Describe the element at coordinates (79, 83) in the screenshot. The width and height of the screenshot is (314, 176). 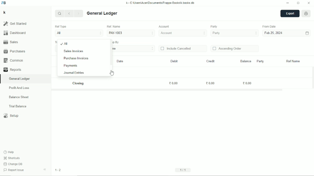
I see `Closing` at that location.